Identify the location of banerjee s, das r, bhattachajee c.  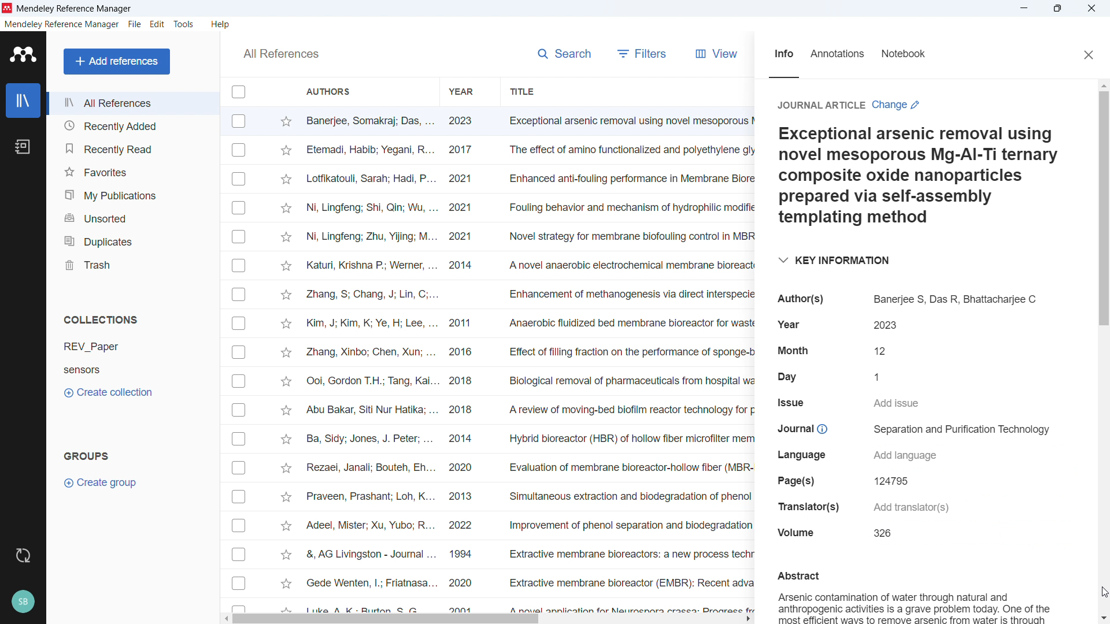
(953, 296).